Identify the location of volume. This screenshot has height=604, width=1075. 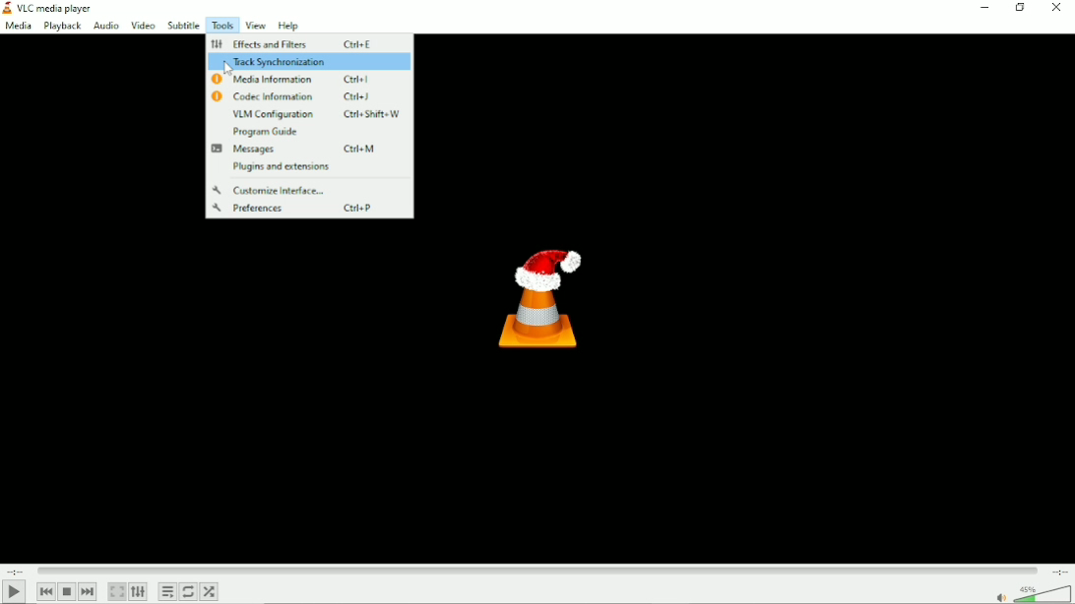
(1032, 594).